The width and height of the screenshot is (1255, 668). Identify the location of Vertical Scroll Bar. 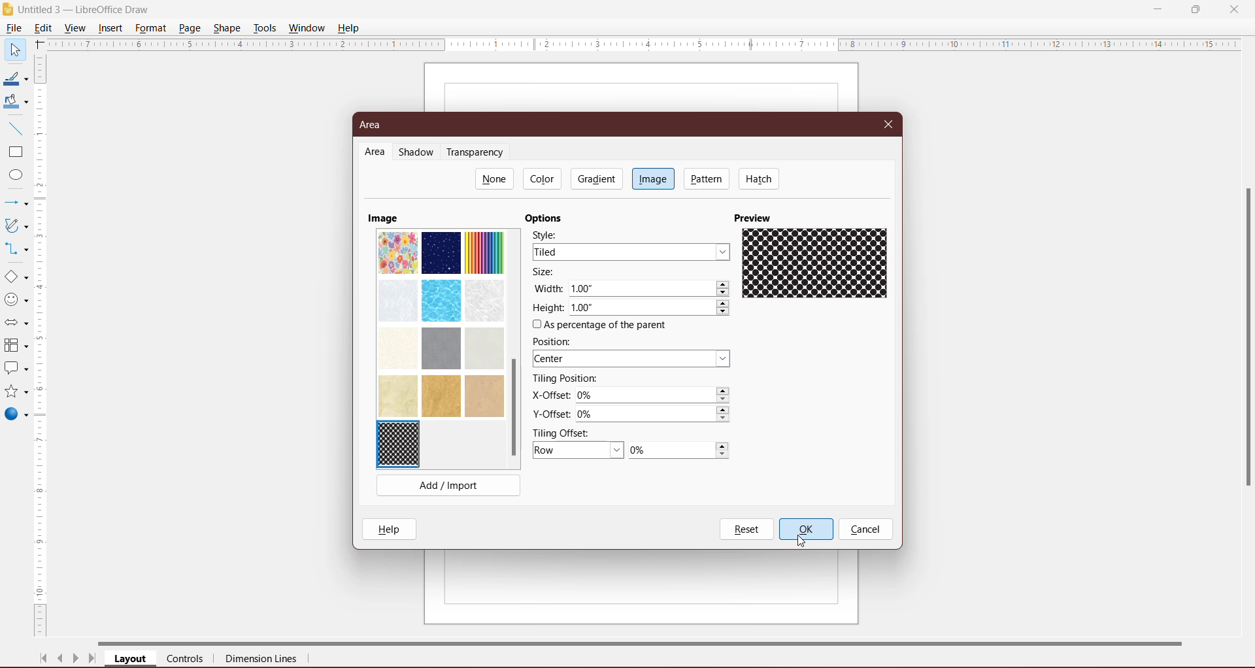
(42, 346).